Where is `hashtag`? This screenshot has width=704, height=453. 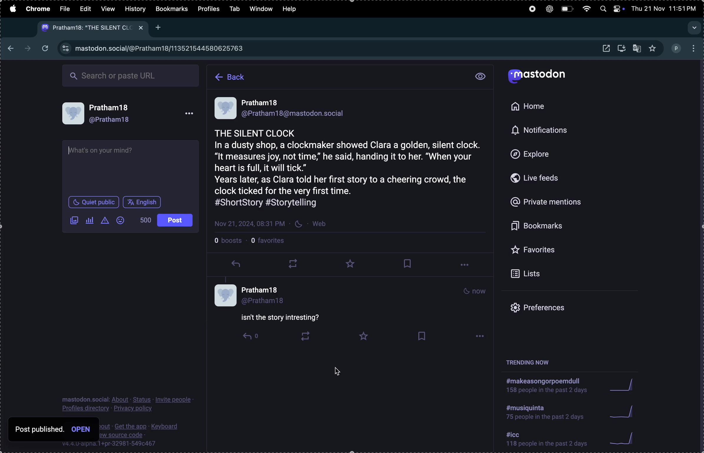
hashtag is located at coordinates (547, 384).